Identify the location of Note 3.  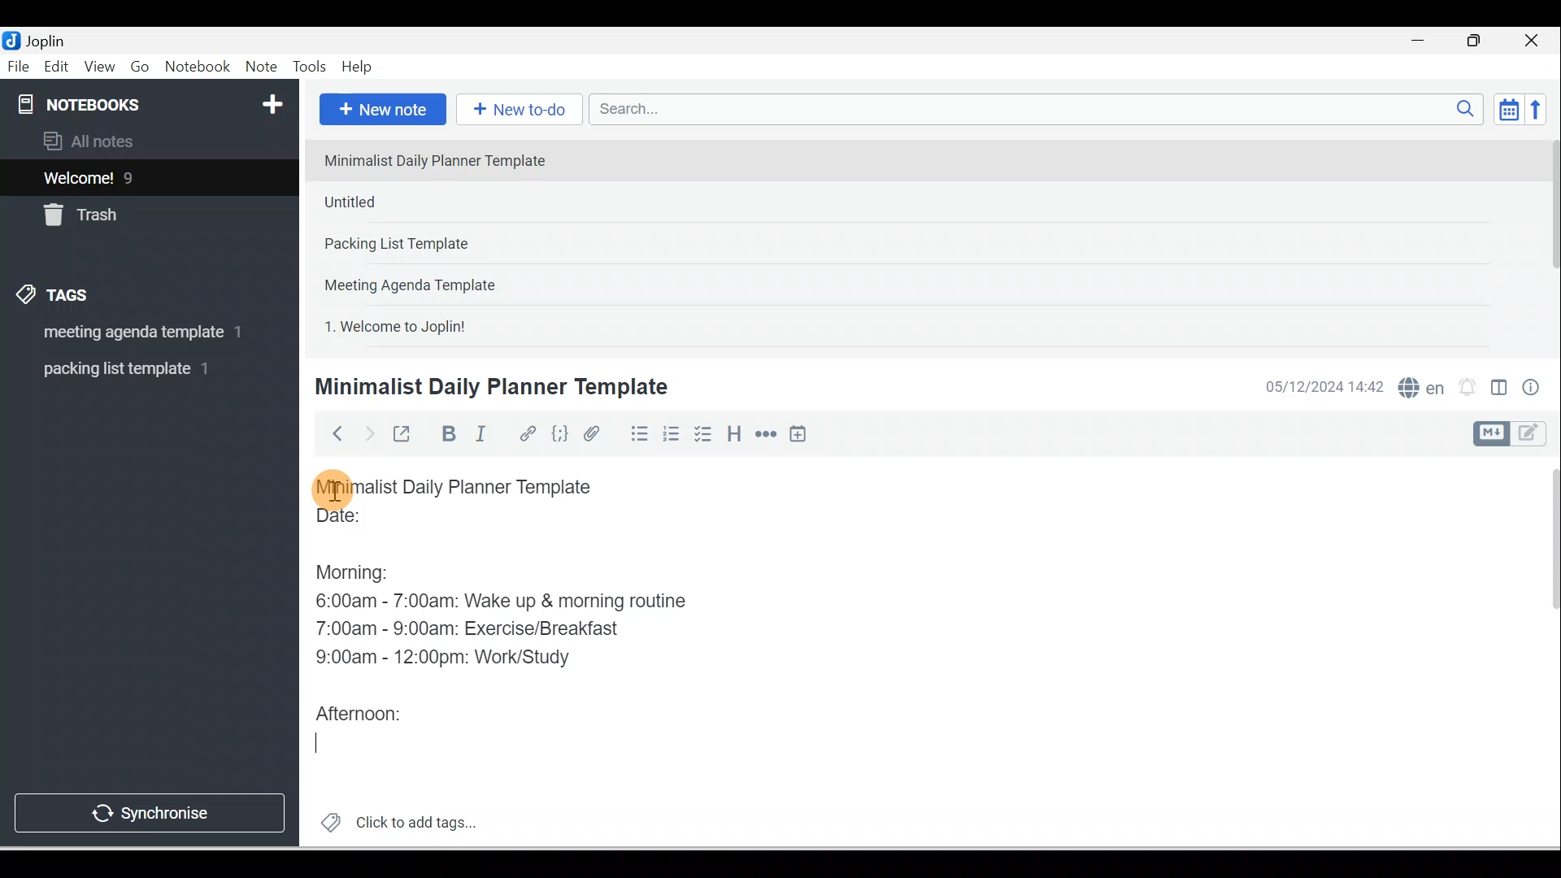
(448, 245).